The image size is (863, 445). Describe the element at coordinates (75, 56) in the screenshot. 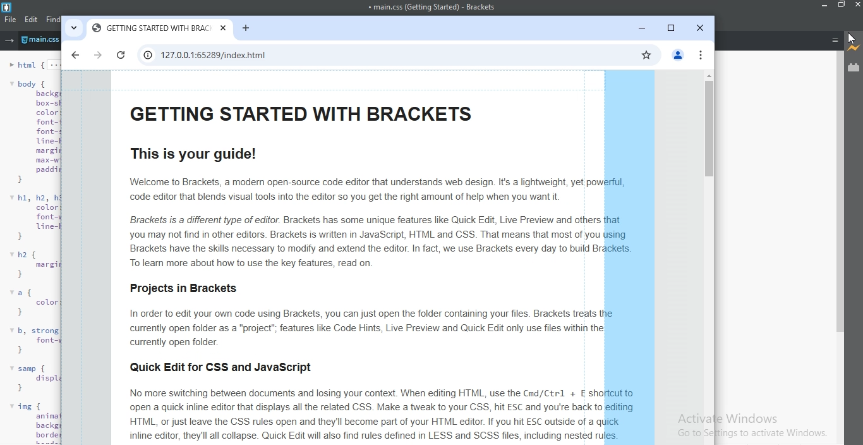

I see `previous page` at that location.